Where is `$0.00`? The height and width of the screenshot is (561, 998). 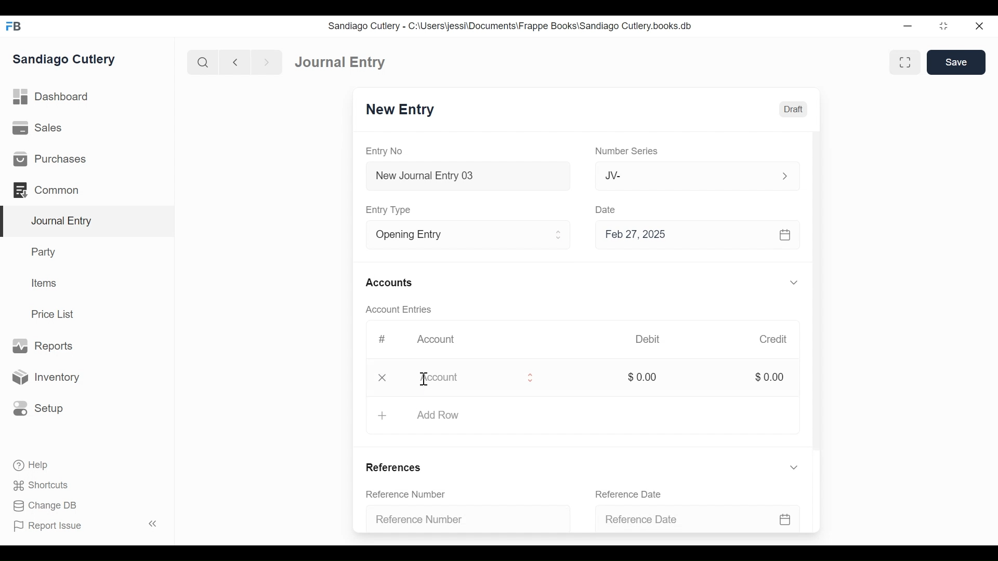
$0.00 is located at coordinates (769, 377).